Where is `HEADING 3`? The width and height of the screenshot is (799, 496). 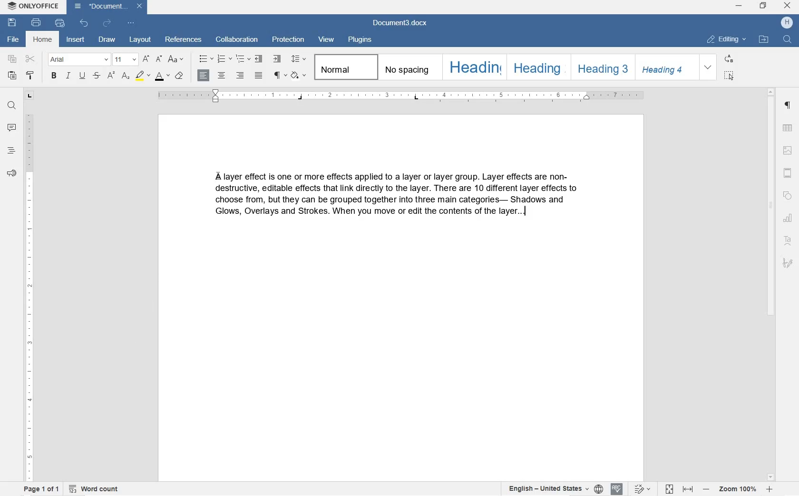 HEADING 3 is located at coordinates (603, 67).